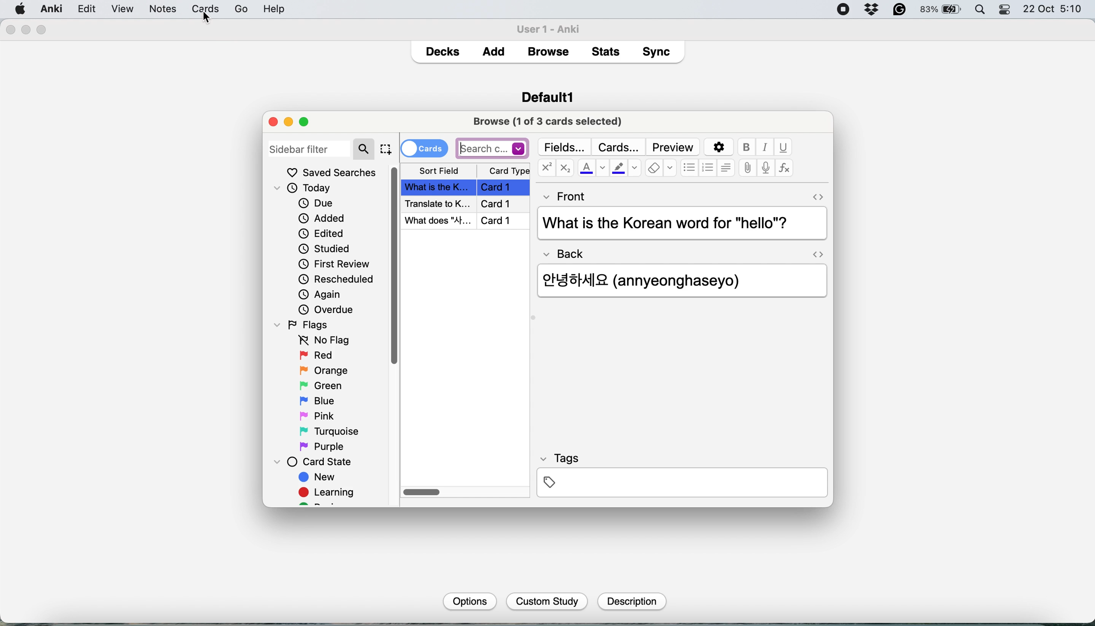  I want to click on due, so click(316, 203).